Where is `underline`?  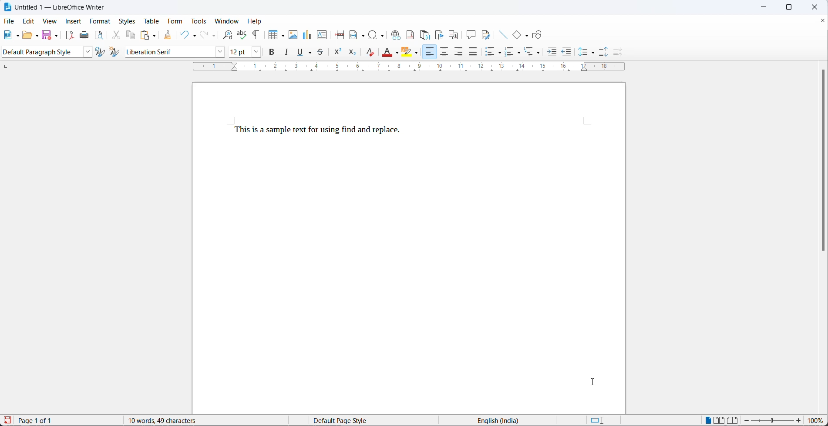 underline is located at coordinates (300, 53).